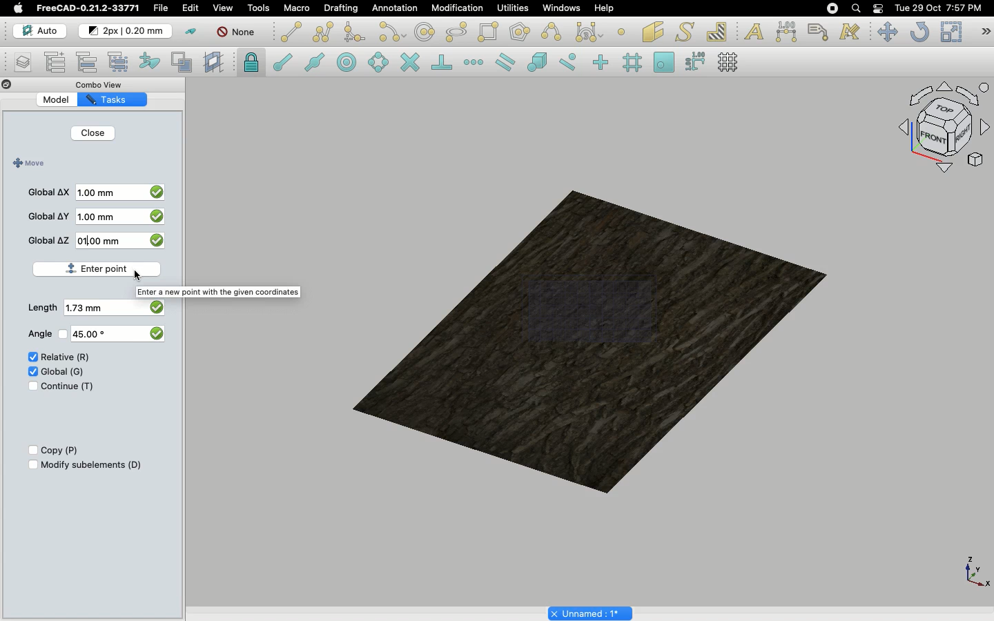 The width and height of the screenshot is (994, 621). I want to click on 1.73, so click(88, 308).